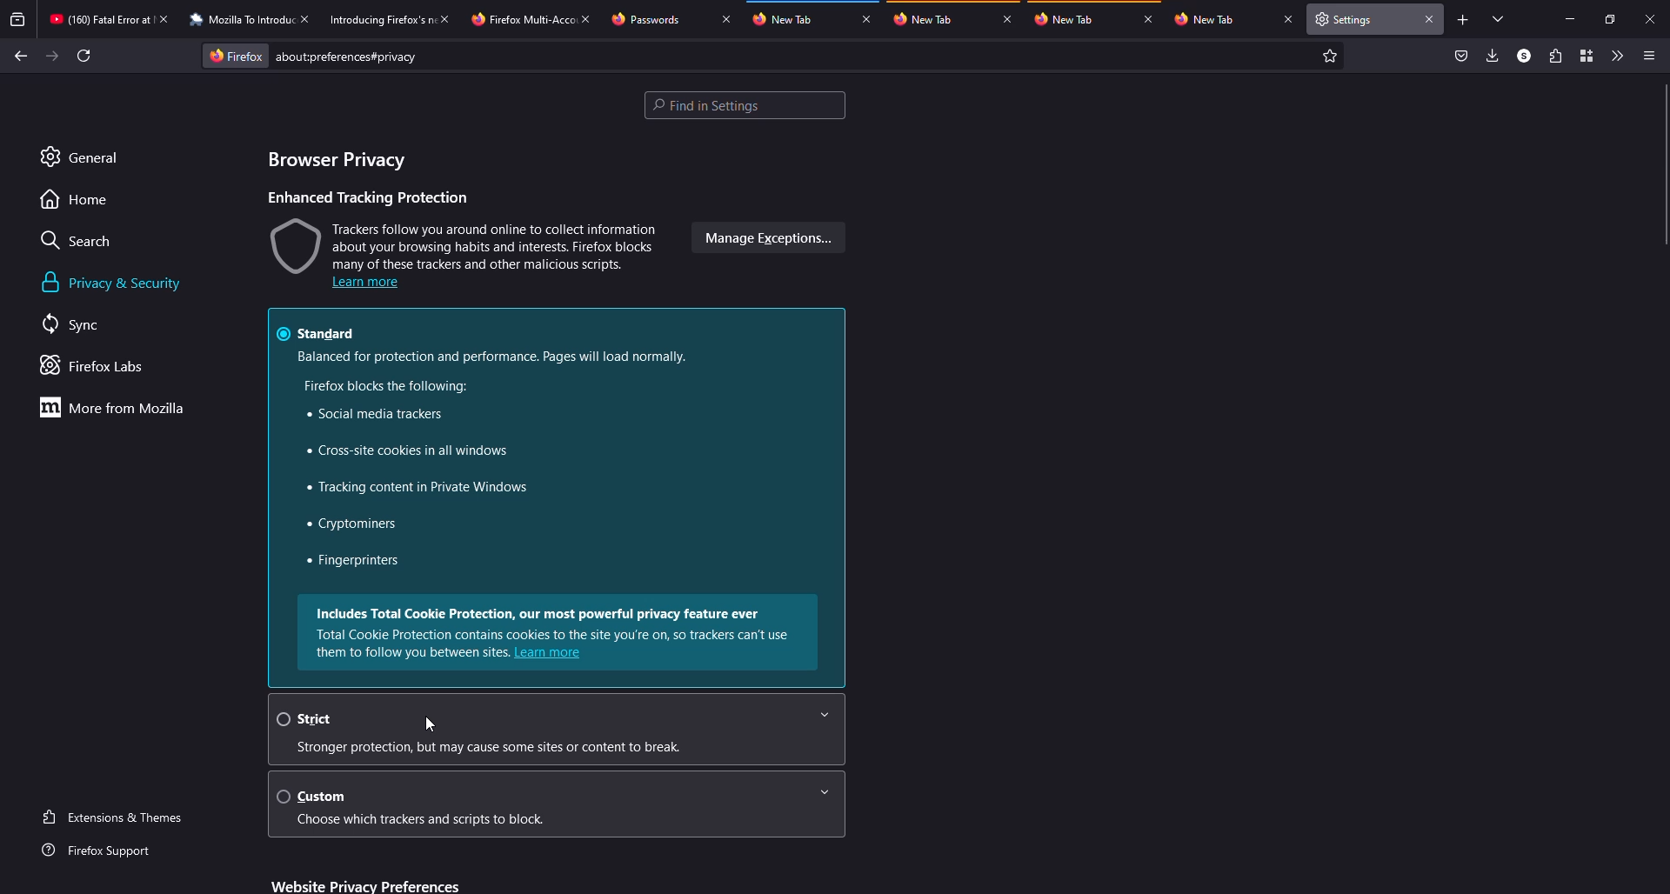 Image resolution: width=1670 pixels, height=894 pixels. Describe the element at coordinates (168, 19) in the screenshot. I see `close` at that location.